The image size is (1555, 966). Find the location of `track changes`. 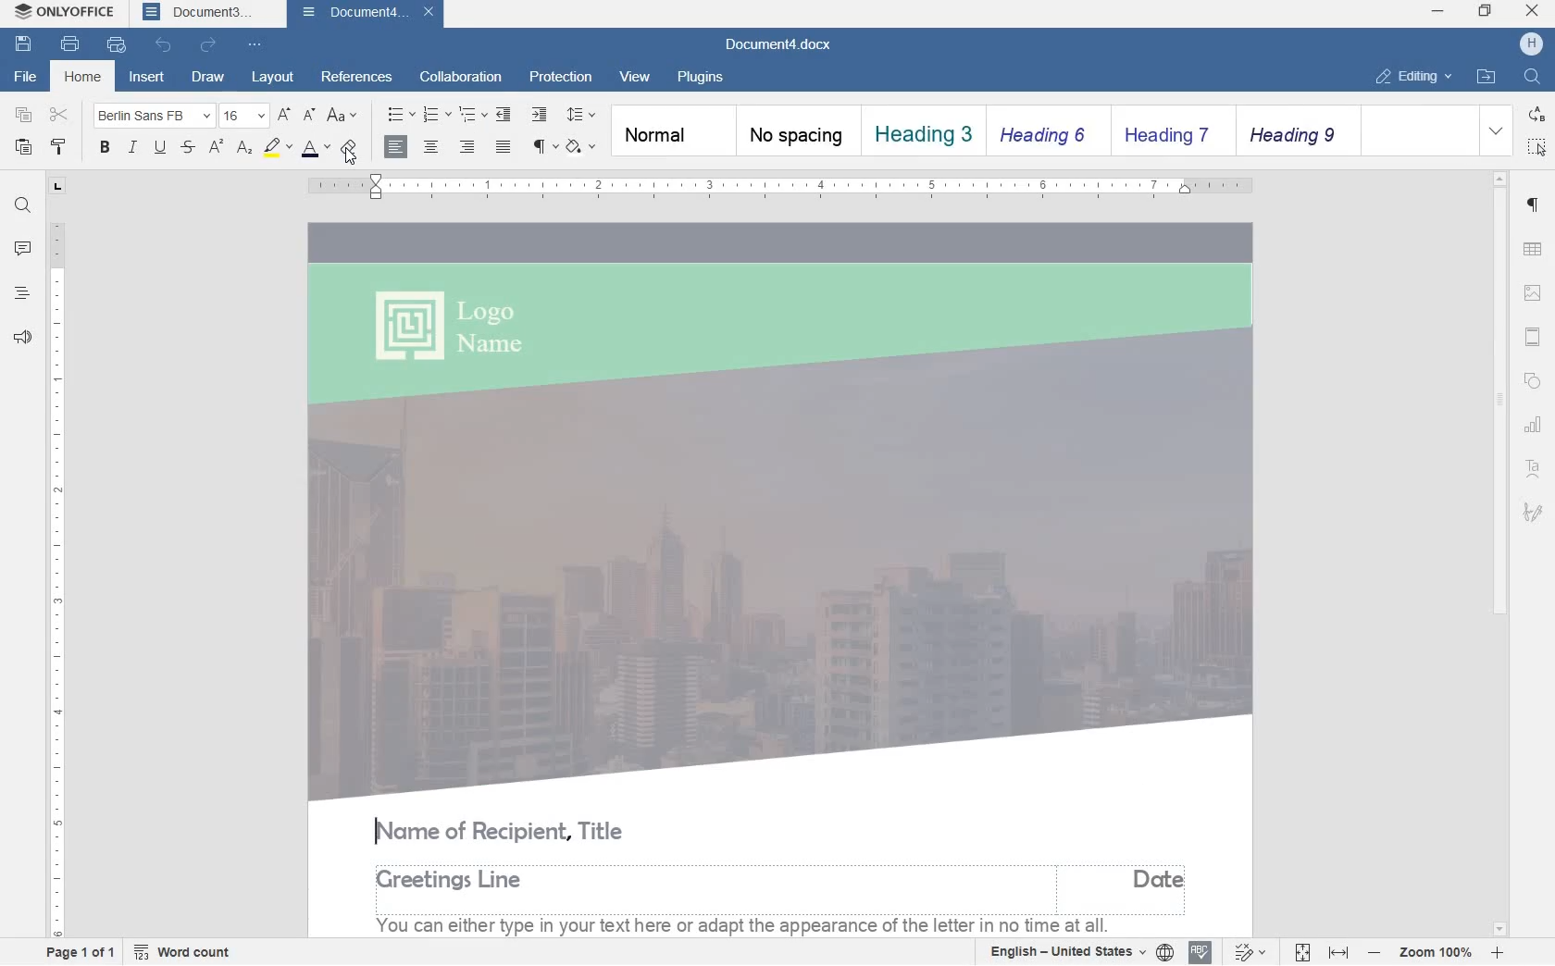

track changes is located at coordinates (1250, 951).